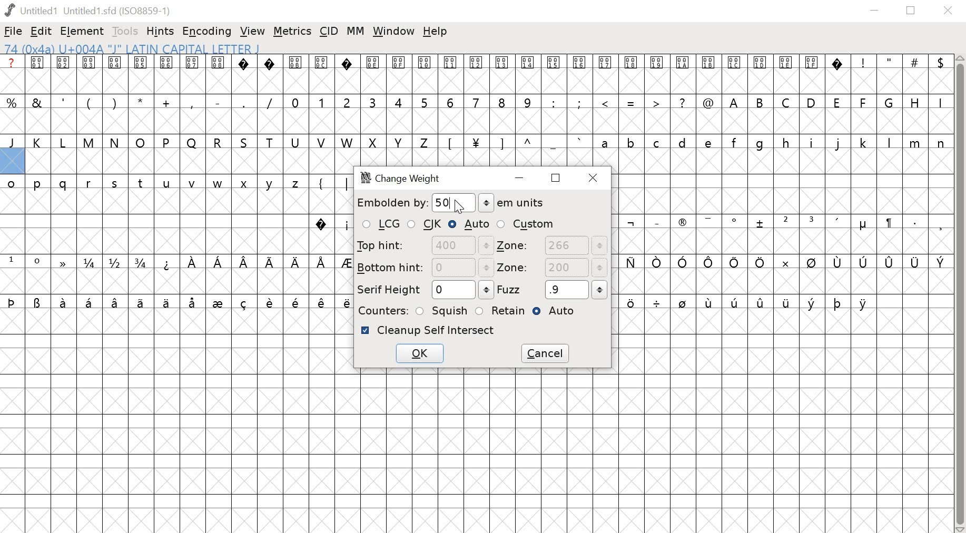  Describe the element at coordinates (911, 11) in the screenshot. I see `restore down` at that location.